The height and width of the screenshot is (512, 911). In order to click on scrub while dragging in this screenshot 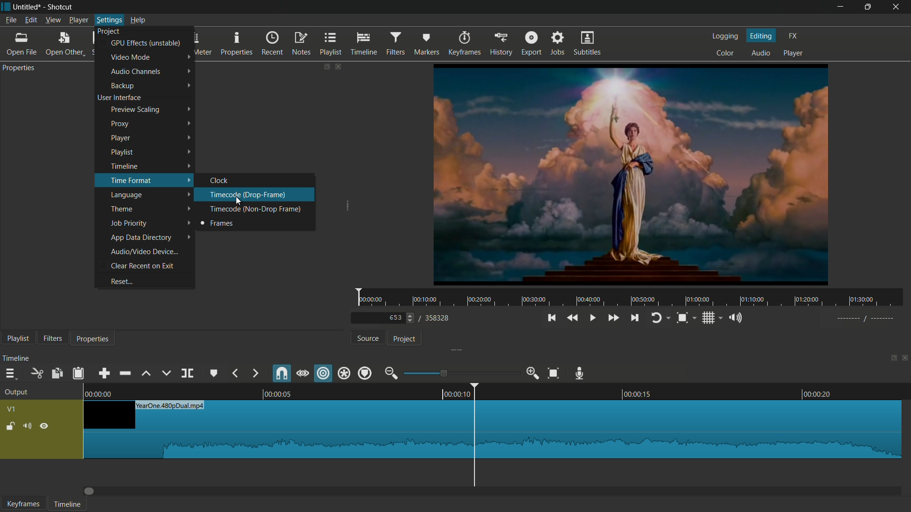, I will do `click(303, 373)`.